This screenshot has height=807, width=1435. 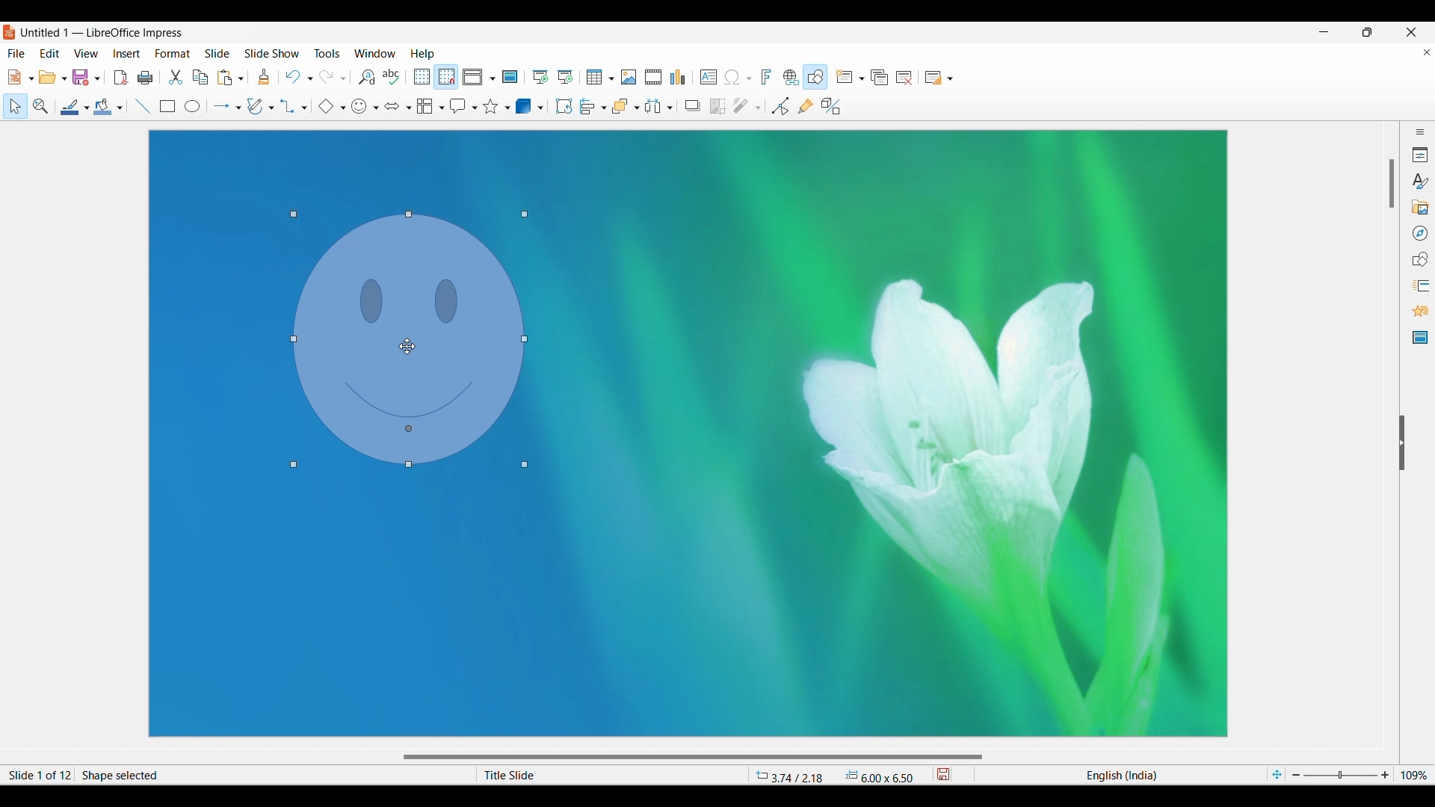 What do you see at coordinates (1421, 311) in the screenshot?
I see `Animation` at bounding box center [1421, 311].